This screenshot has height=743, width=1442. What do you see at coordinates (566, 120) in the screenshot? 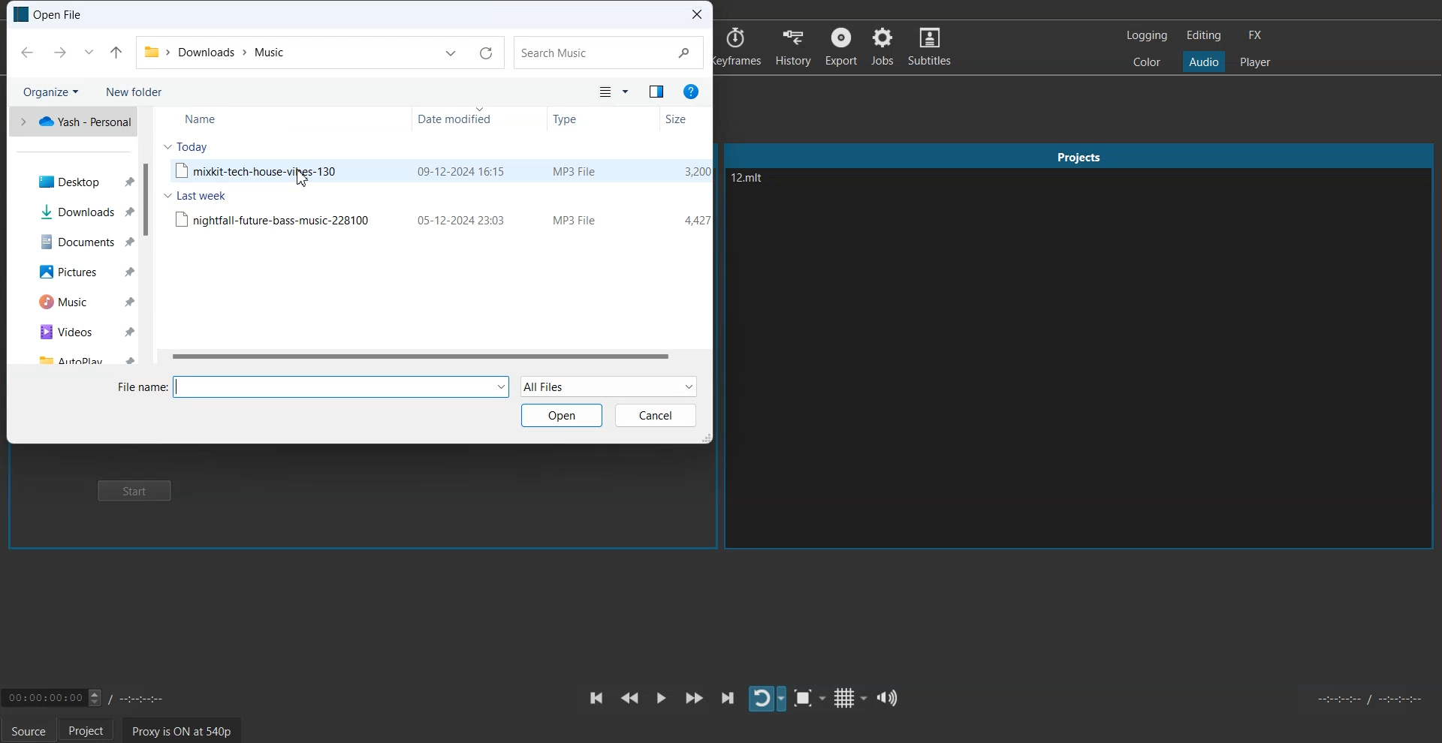
I see `Type` at bounding box center [566, 120].